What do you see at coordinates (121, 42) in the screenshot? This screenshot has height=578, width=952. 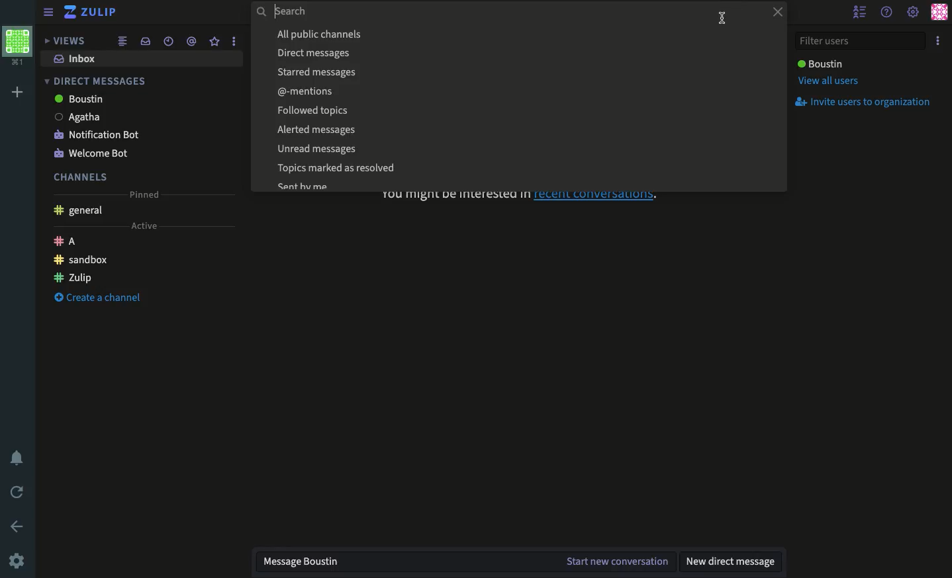 I see `Feed` at bounding box center [121, 42].